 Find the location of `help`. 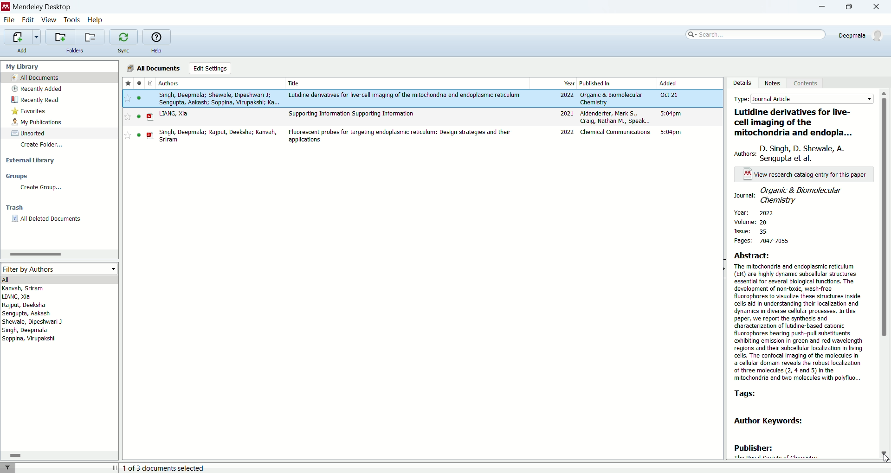

help is located at coordinates (156, 51).